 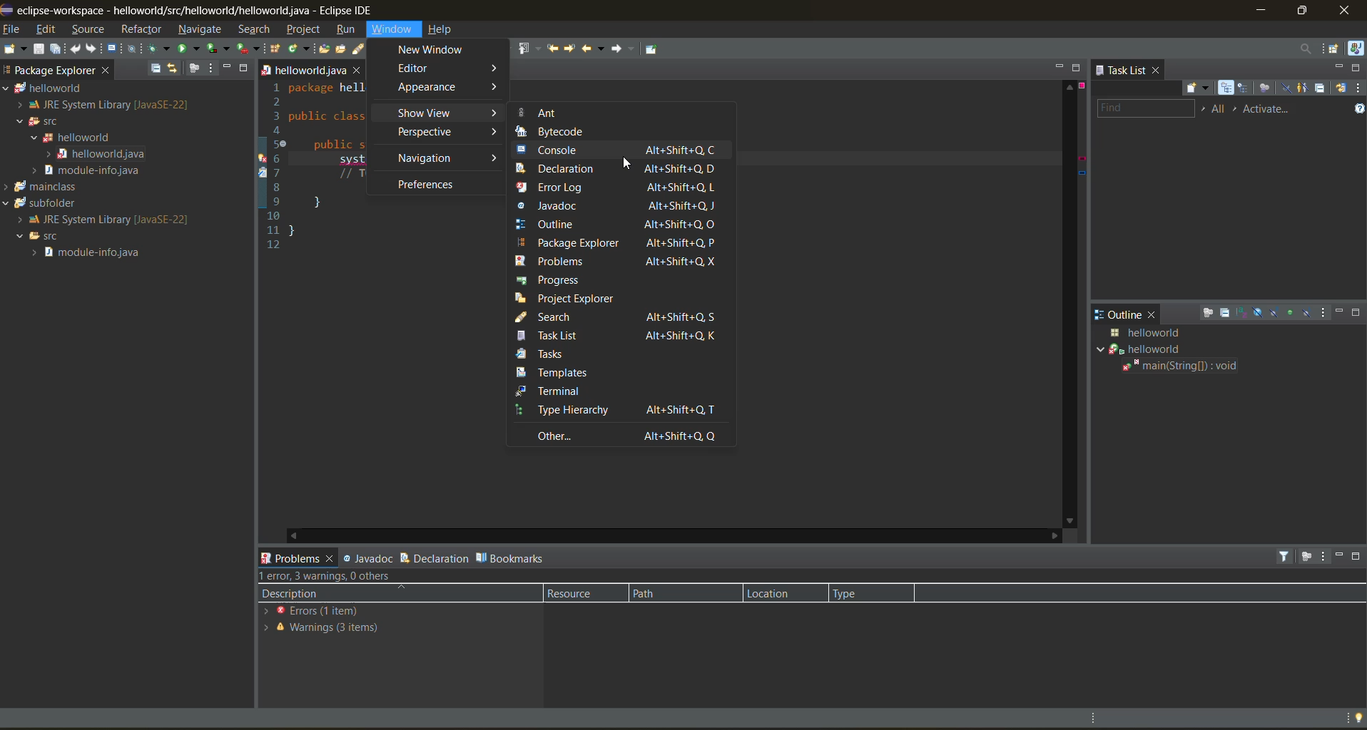 I want to click on type hierarchy, so click(x=624, y=411).